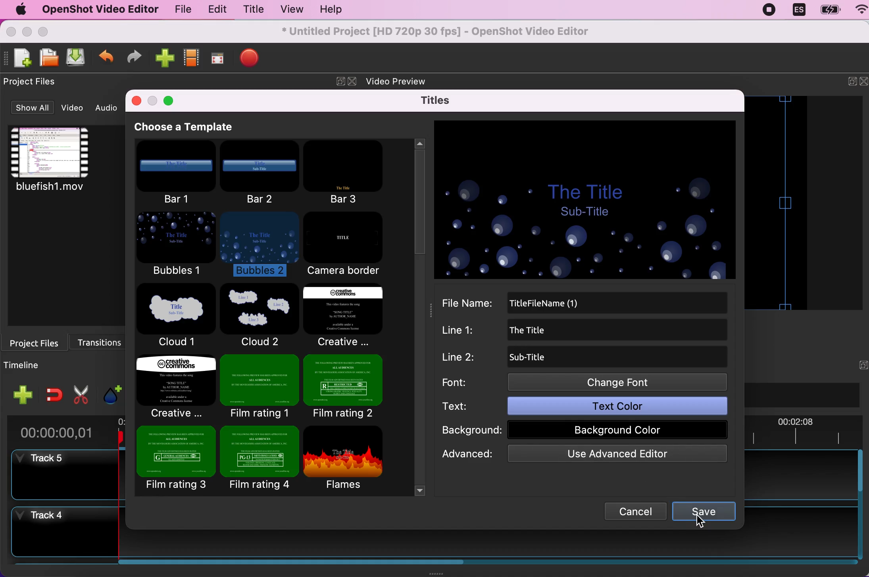 The width and height of the screenshot is (869, 577). What do you see at coordinates (75, 108) in the screenshot?
I see `video` at bounding box center [75, 108].